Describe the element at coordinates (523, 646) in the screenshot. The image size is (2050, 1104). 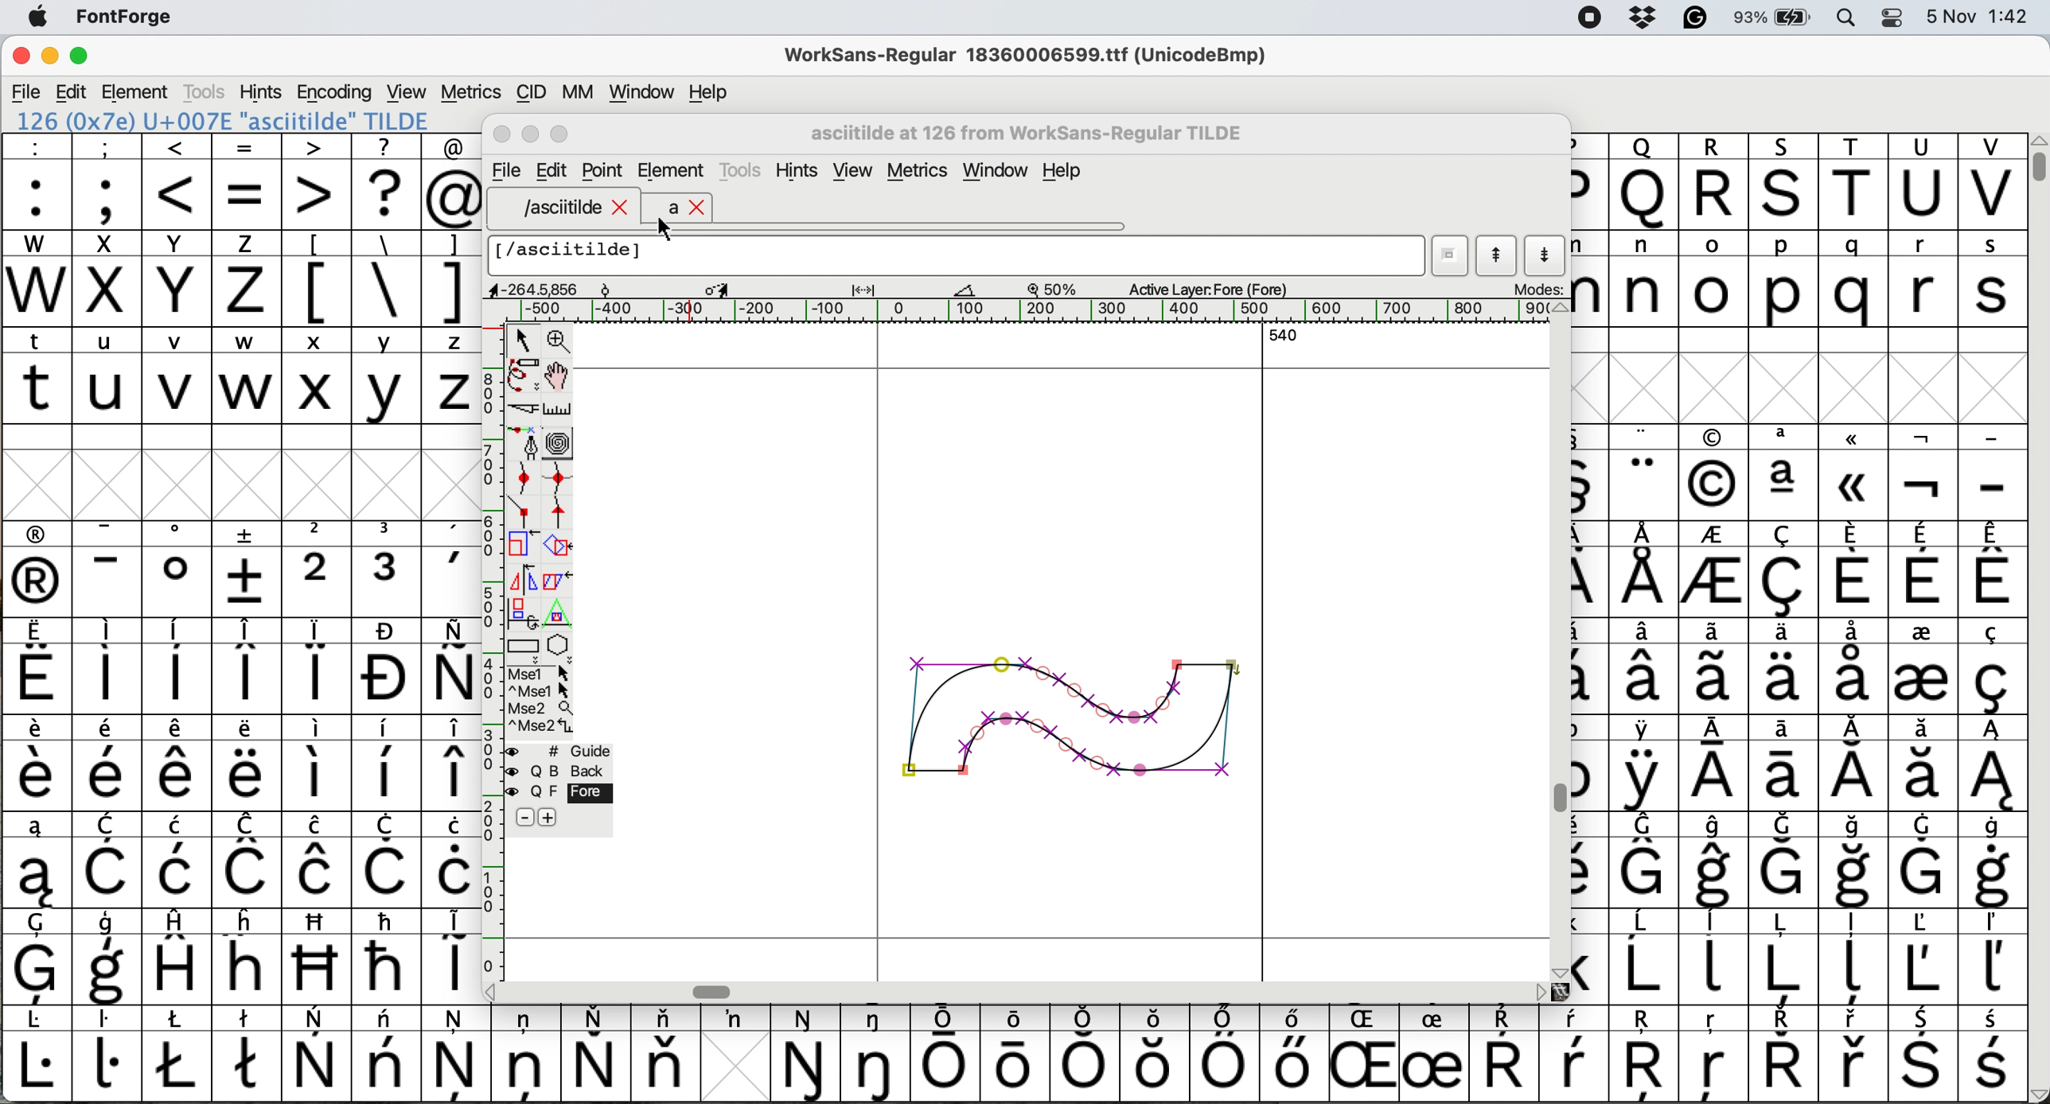
I see `Rectangle or box` at that location.